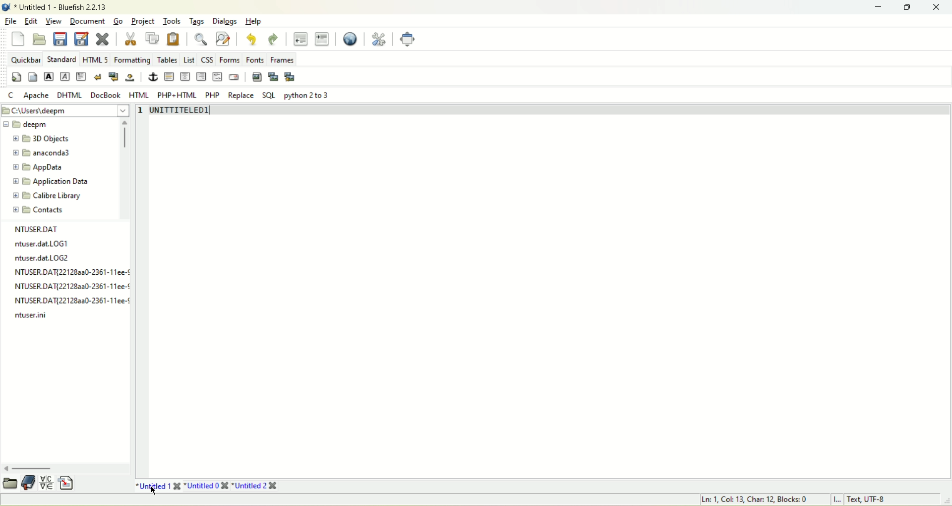 The image size is (952, 506). Describe the element at coordinates (158, 484) in the screenshot. I see `untitled 1` at that location.